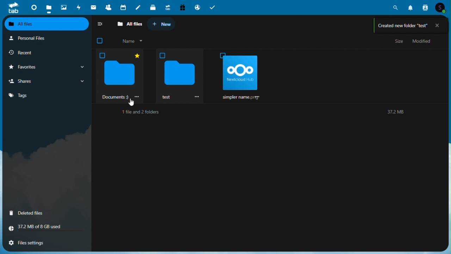  Describe the element at coordinates (45, 38) in the screenshot. I see `Personal files` at that location.